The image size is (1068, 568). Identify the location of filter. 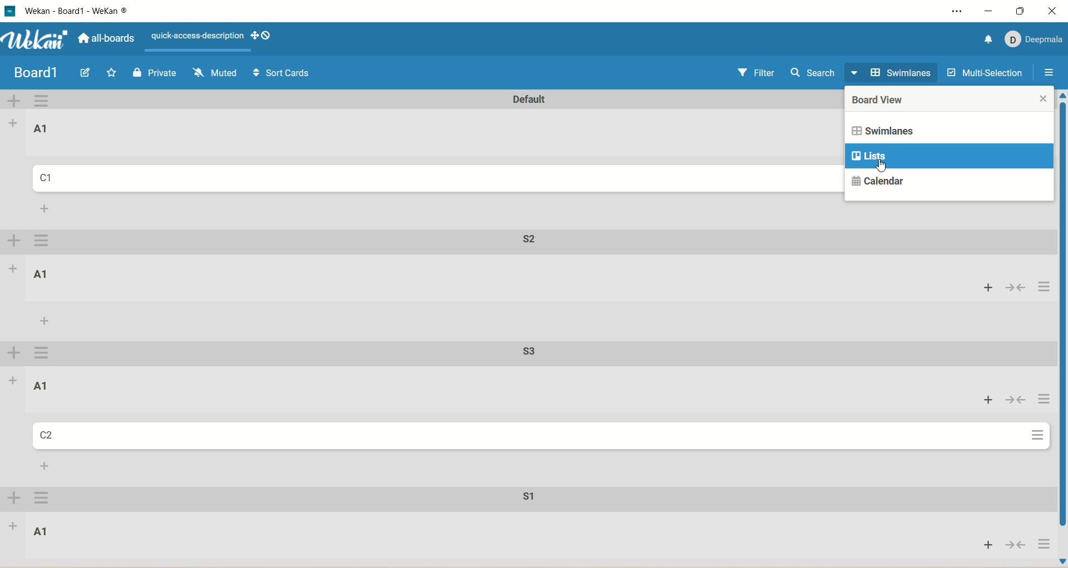
(759, 76).